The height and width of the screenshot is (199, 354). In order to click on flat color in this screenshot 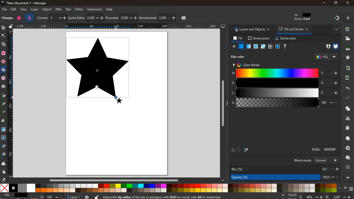, I will do `click(239, 57)`.